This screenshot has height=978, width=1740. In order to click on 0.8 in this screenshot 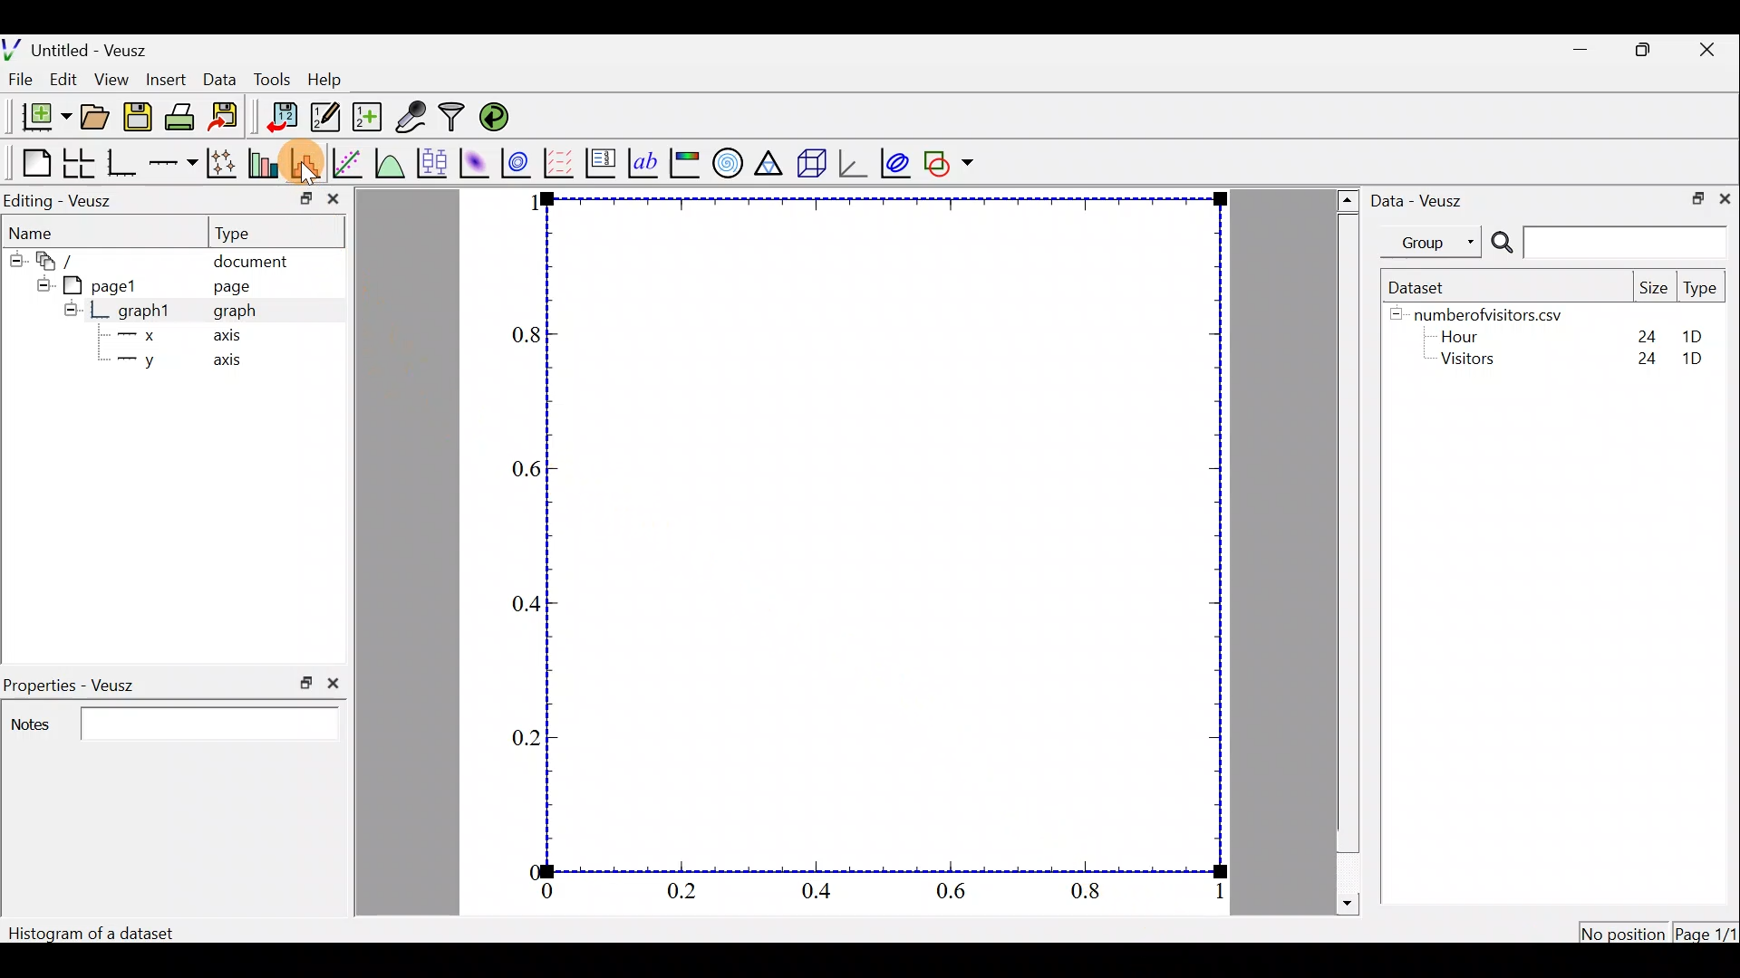, I will do `click(517, 331)`.